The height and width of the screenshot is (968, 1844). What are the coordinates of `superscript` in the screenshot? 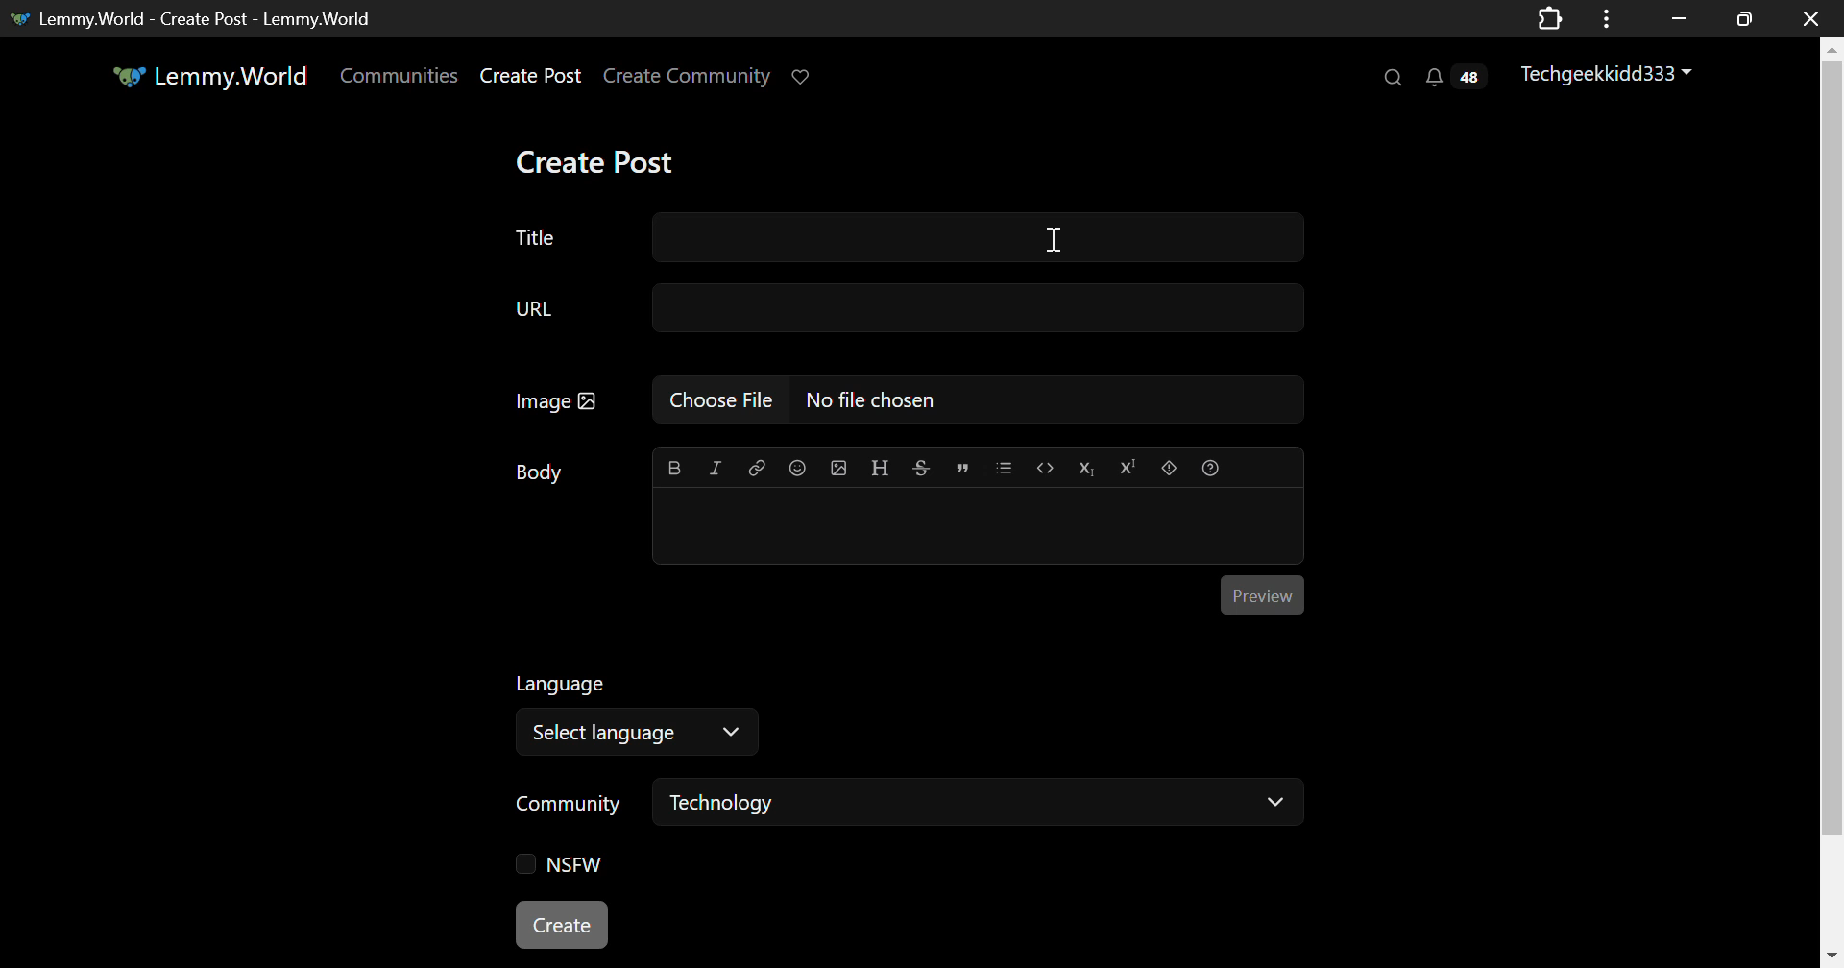 It's located at (1128, 468).